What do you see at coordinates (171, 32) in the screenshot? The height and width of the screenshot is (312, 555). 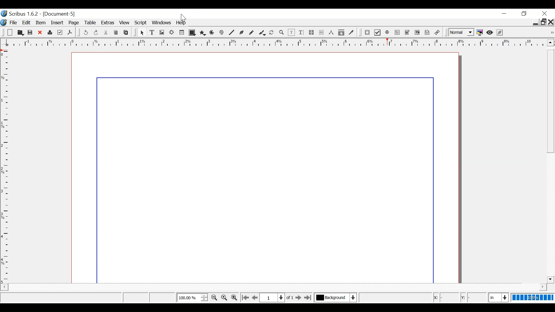 I see `Render frame` at bounding box center [171, 32].